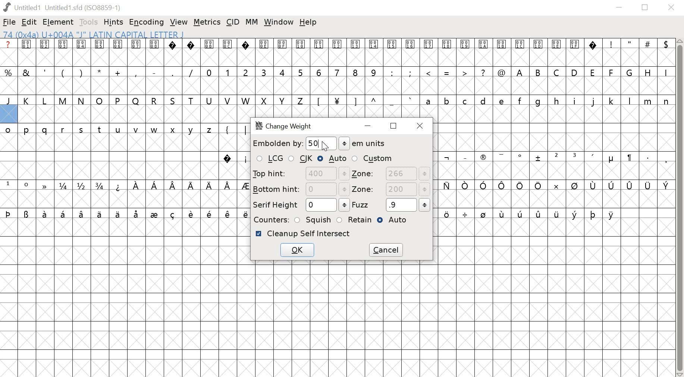  I want to click on HINTS, so click(114, 23).